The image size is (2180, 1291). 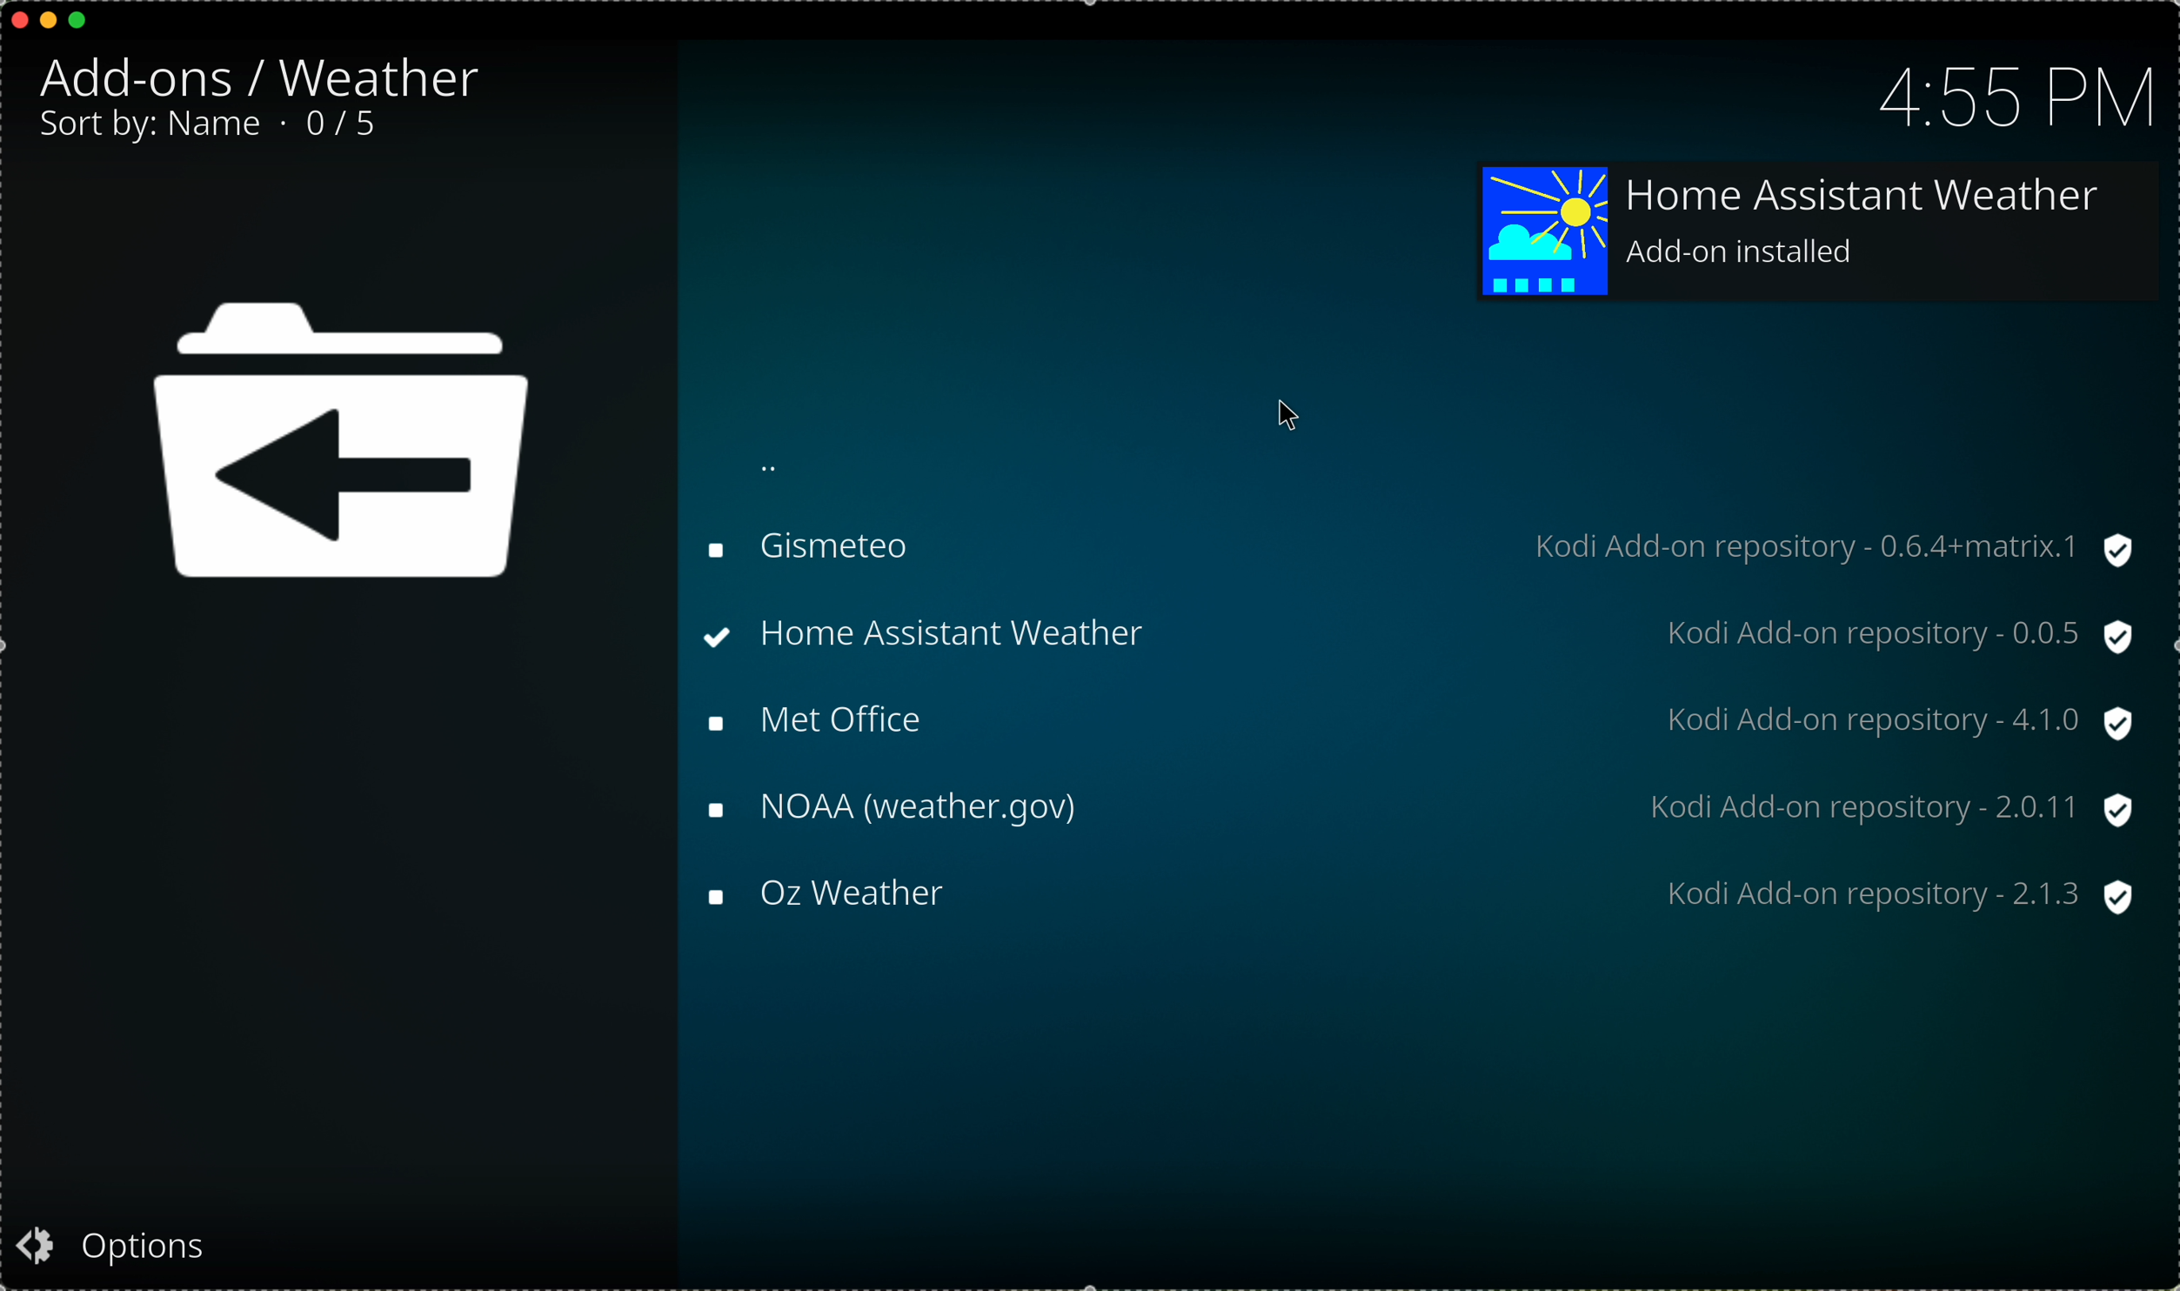 I want to click on options, so click(x=123, y=1241).